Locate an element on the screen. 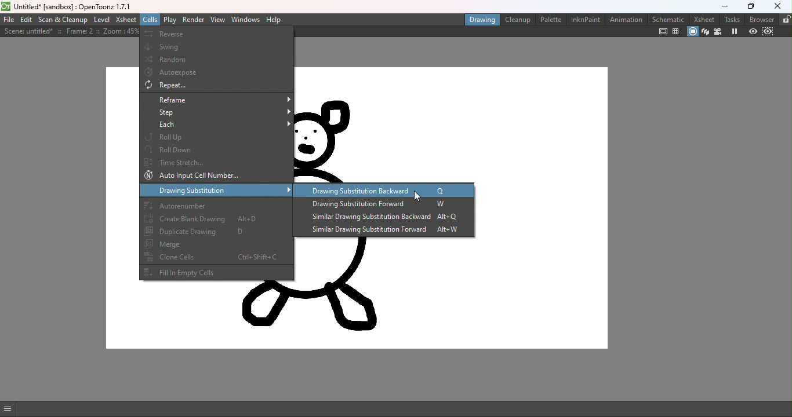 The image size is (792, 417). Windows is located at coordinates (246, 20).